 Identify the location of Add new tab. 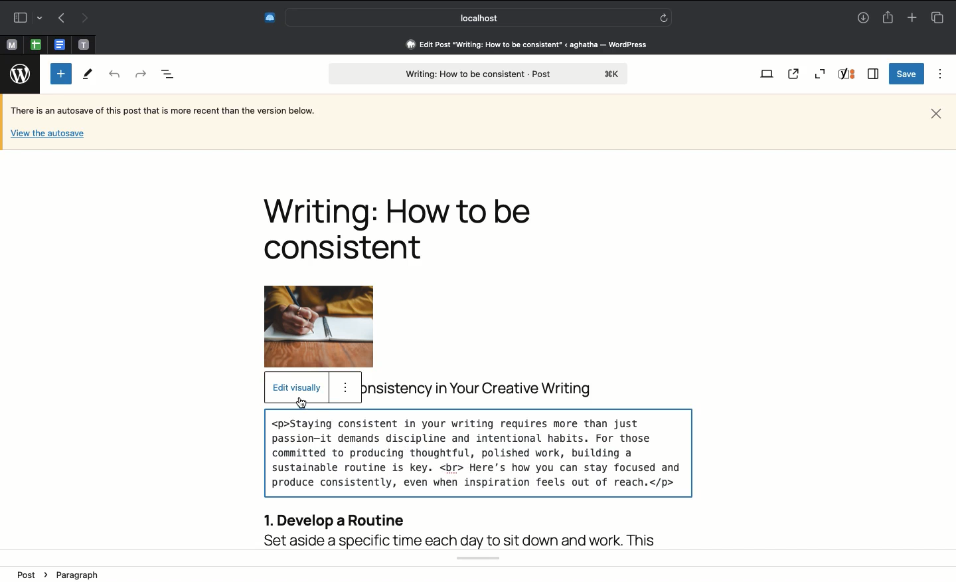
(911, 17).